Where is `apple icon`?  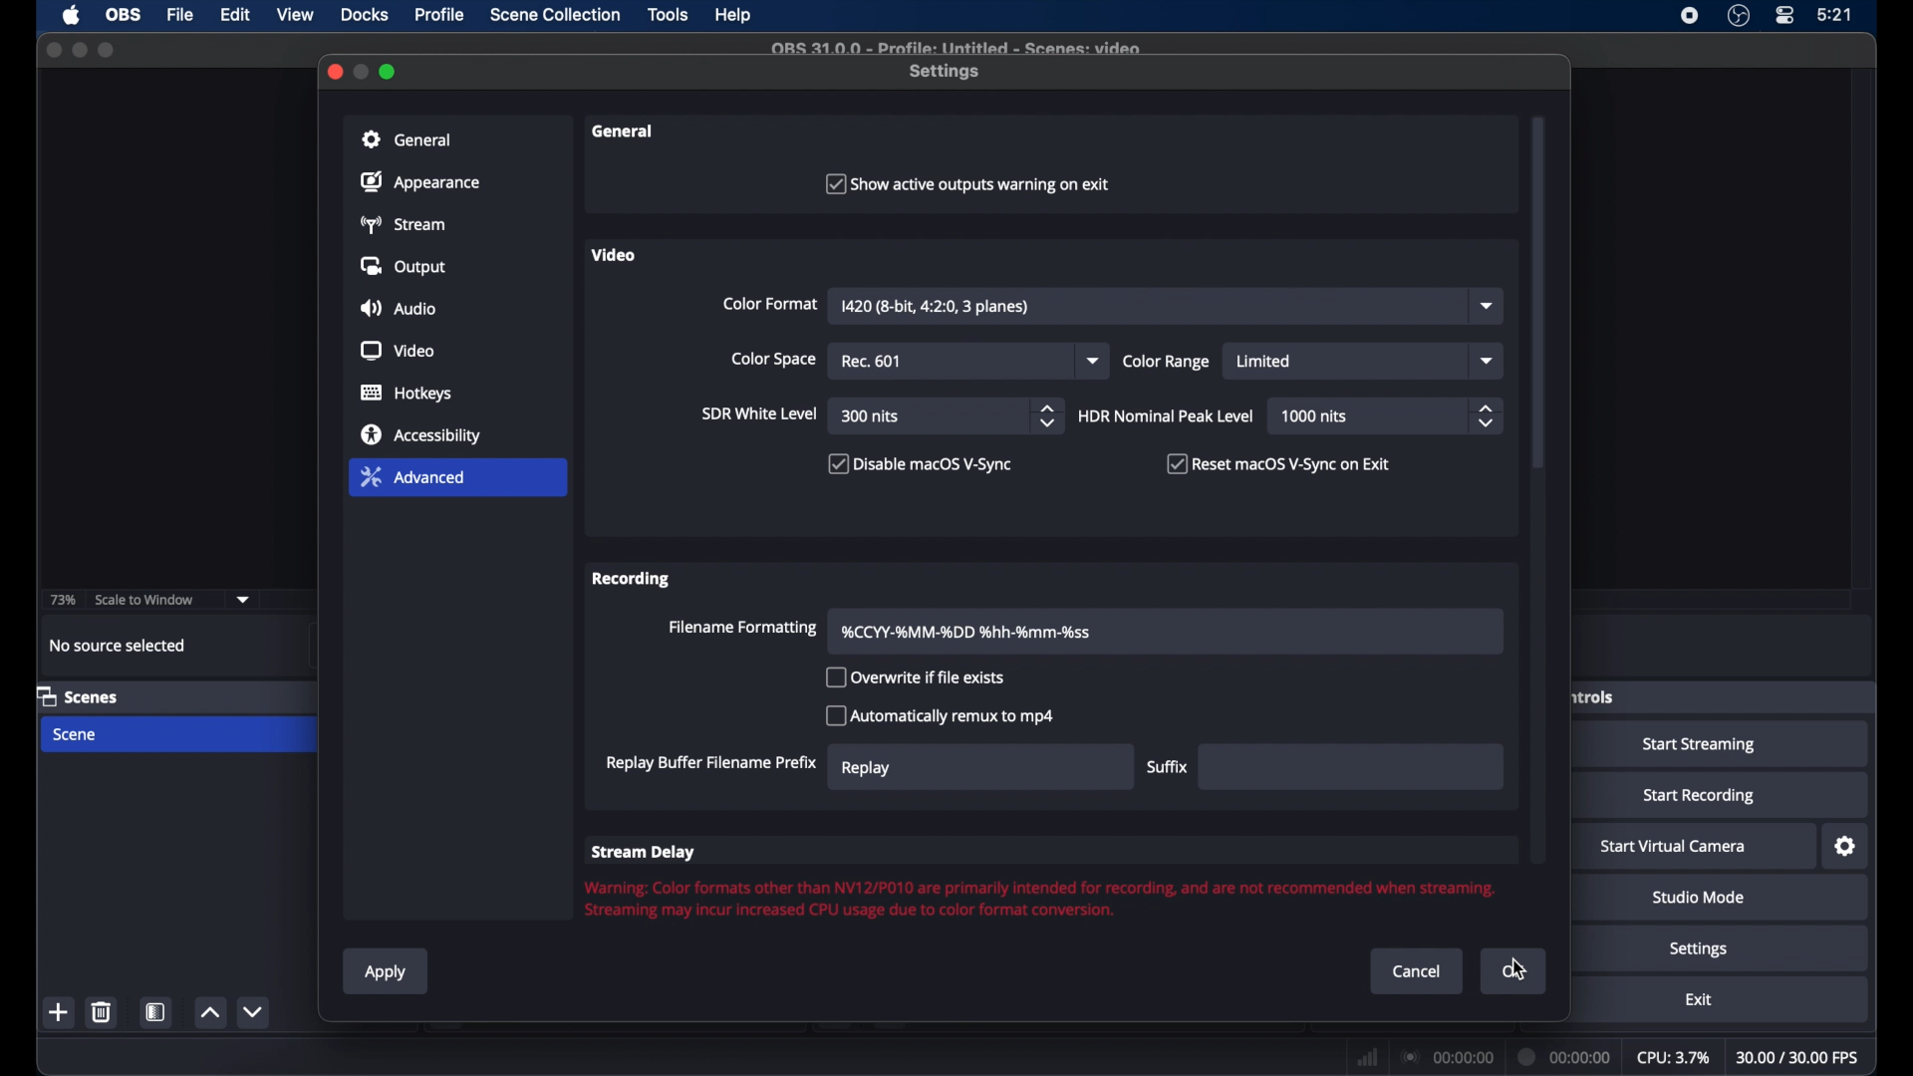 apple icon is located at coordinates (71, 15).